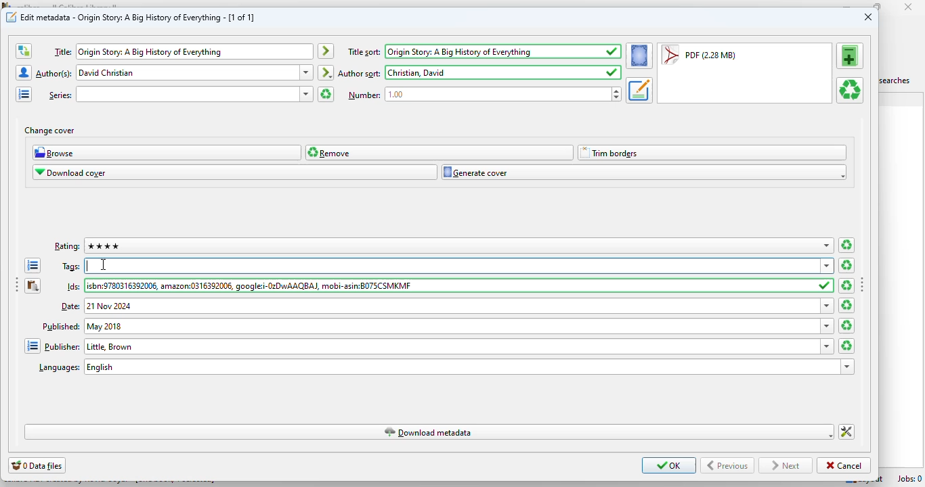 This screenshot has width=925, height=487. Describe the element at coordinates (459, 367) in the screenshot. I see `languages: english` at that location.